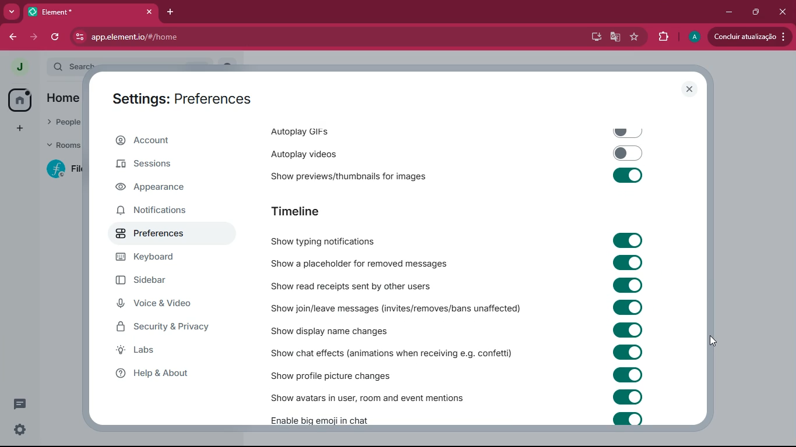 This screenshot has height=447, width=796. What do you see at coordinates (163, 235) in the screenshot?
I see `preferences` at bounding box center [163, 235].